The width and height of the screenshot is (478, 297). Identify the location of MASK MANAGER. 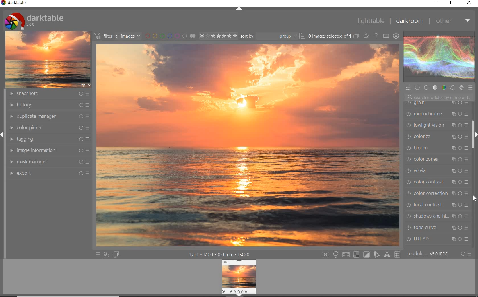
(49, 162).